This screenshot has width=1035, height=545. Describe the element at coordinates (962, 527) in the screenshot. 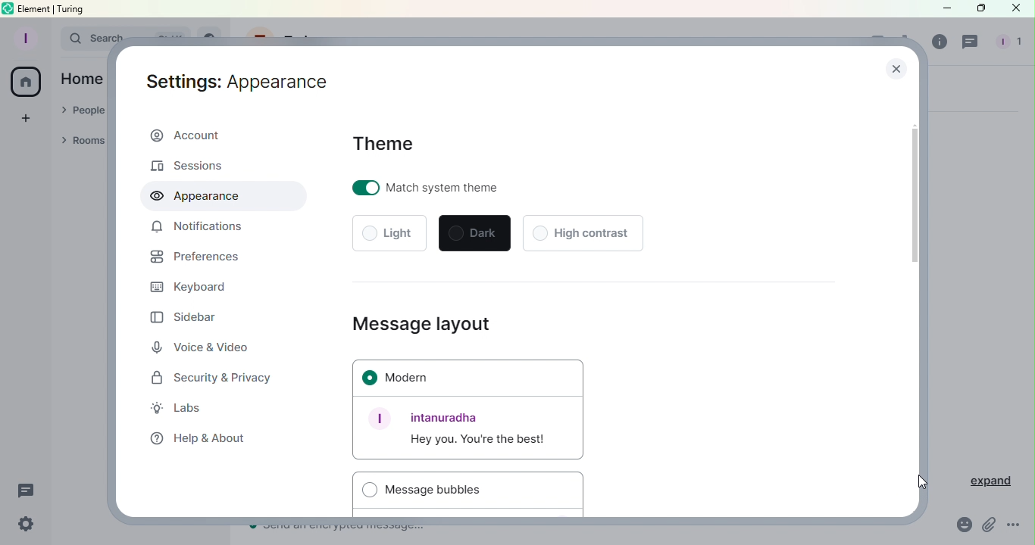

I see `Emoji` at that location.